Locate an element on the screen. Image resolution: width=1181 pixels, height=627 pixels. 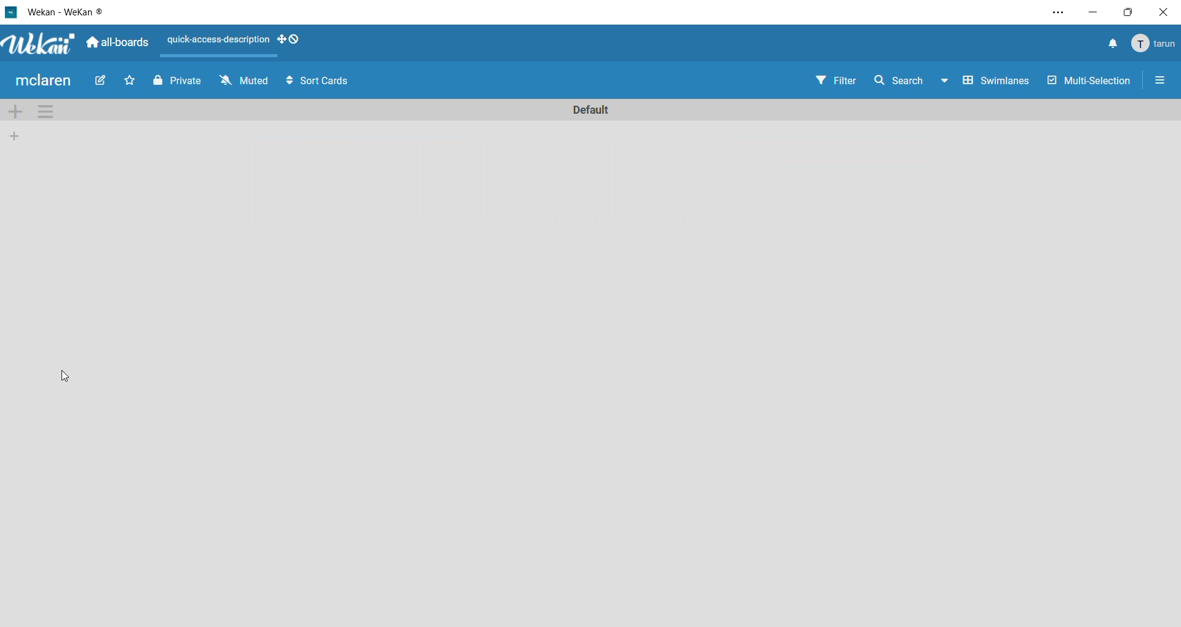
modern is located at coordinates (42, 82).